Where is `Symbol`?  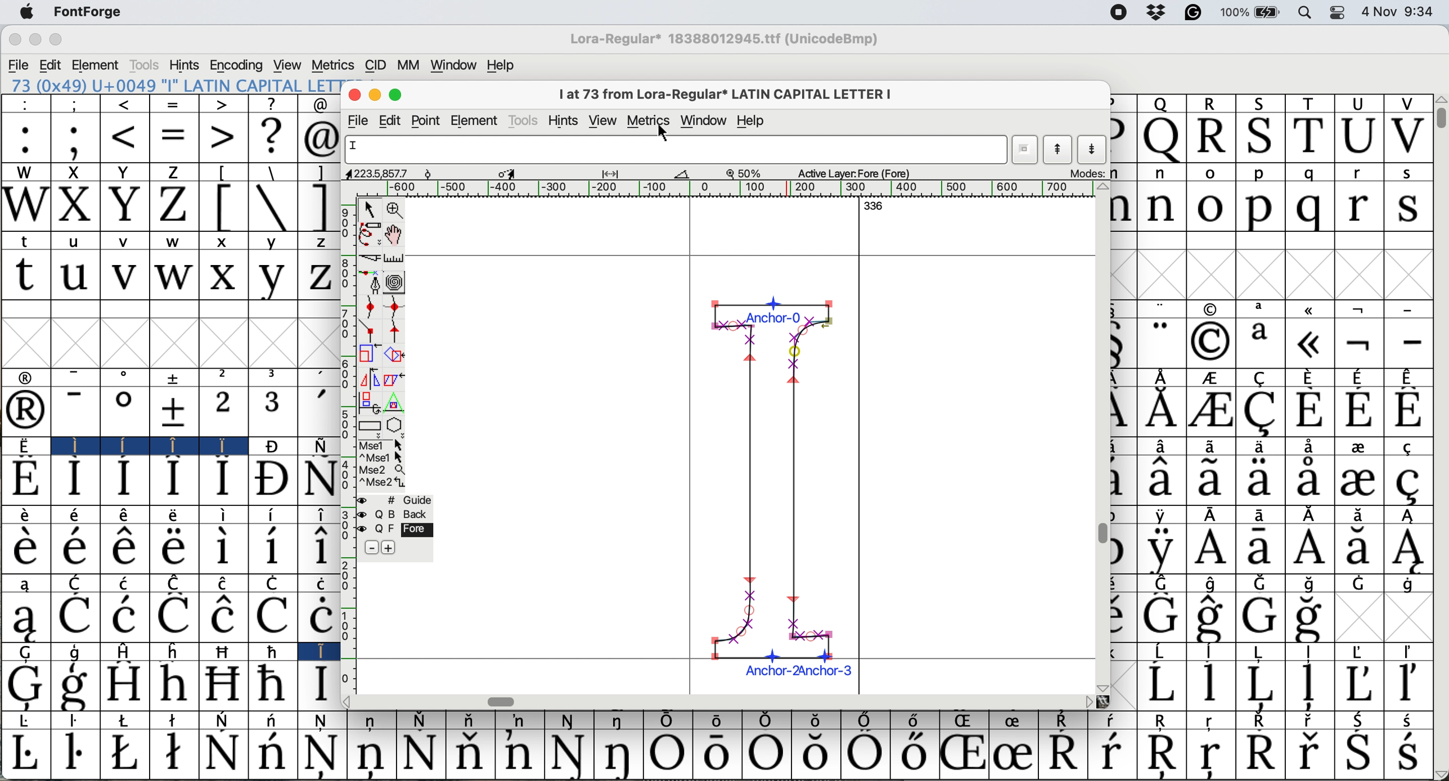 Symbol is located at coordinates (1360, 376).